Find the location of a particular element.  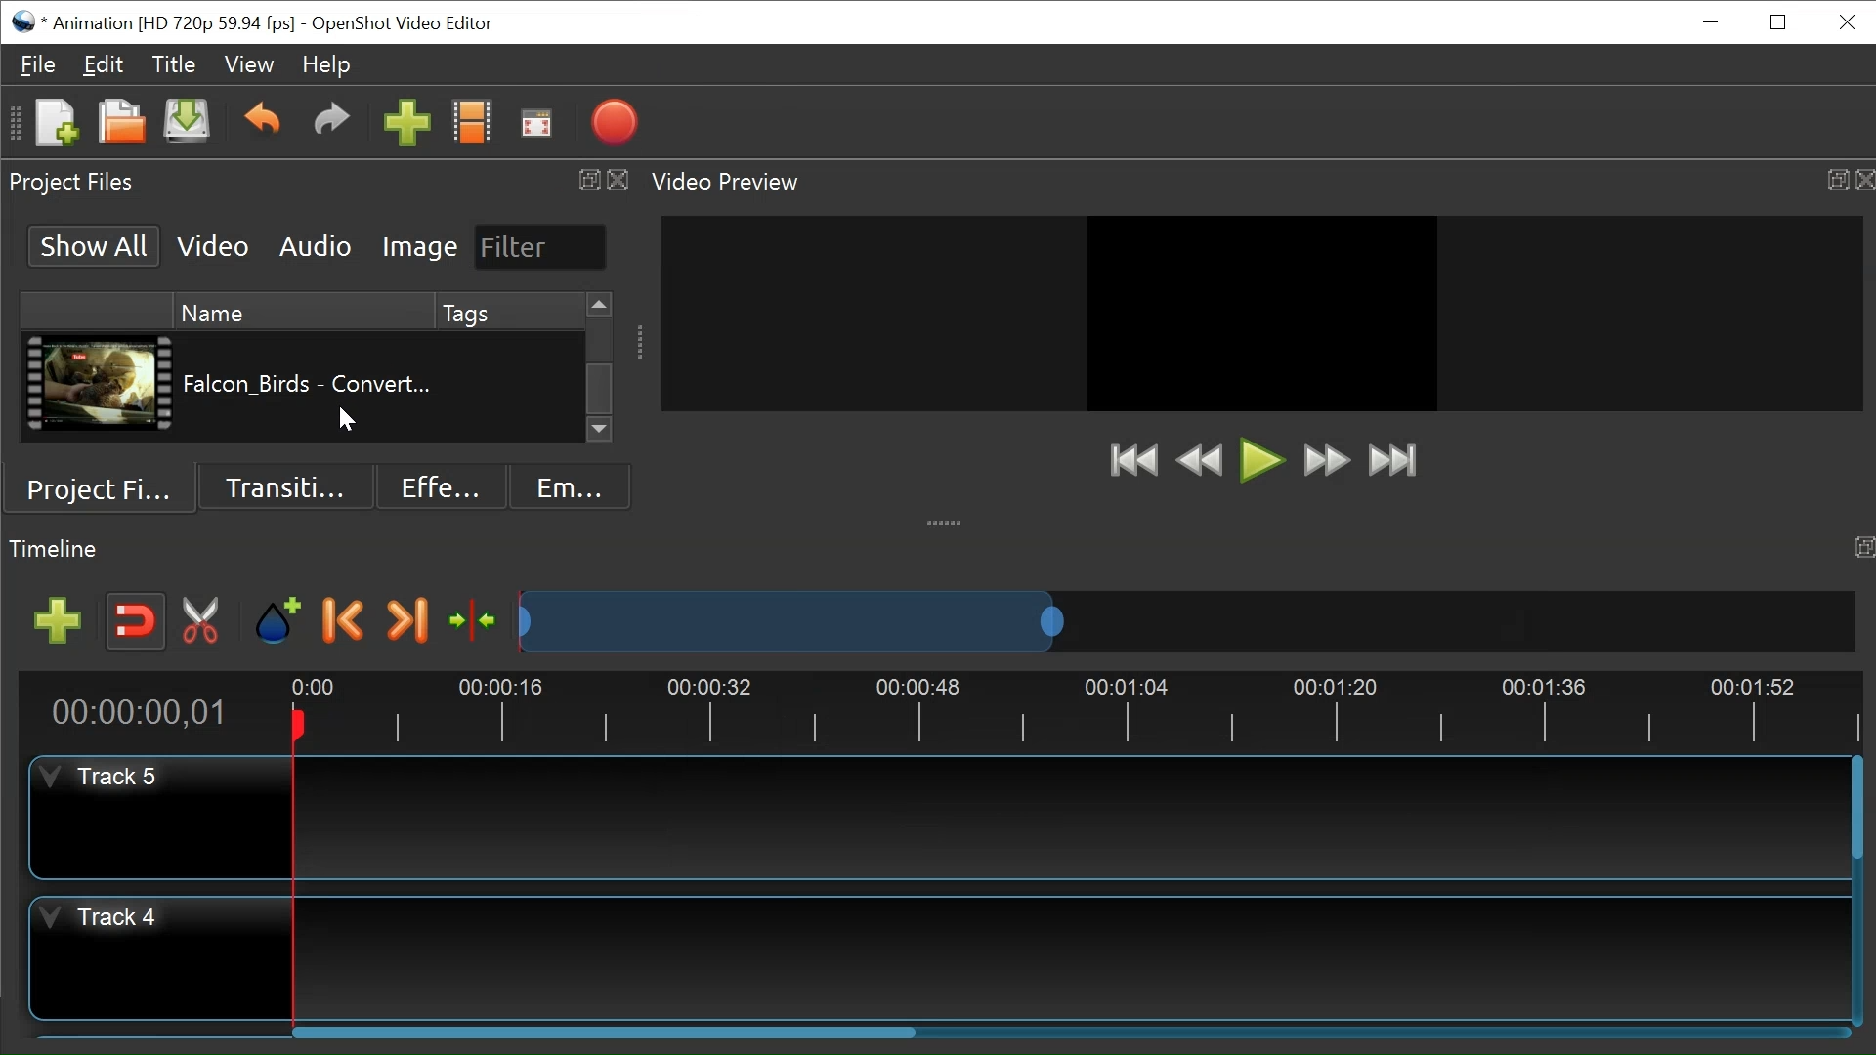

Maximize is located at coordinates (584, 180).